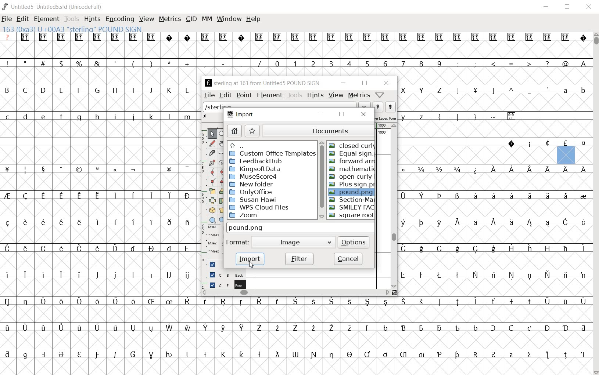 The width and height of the screenshot is (599, 375). I want to click on Symbol, so click(43, 222).